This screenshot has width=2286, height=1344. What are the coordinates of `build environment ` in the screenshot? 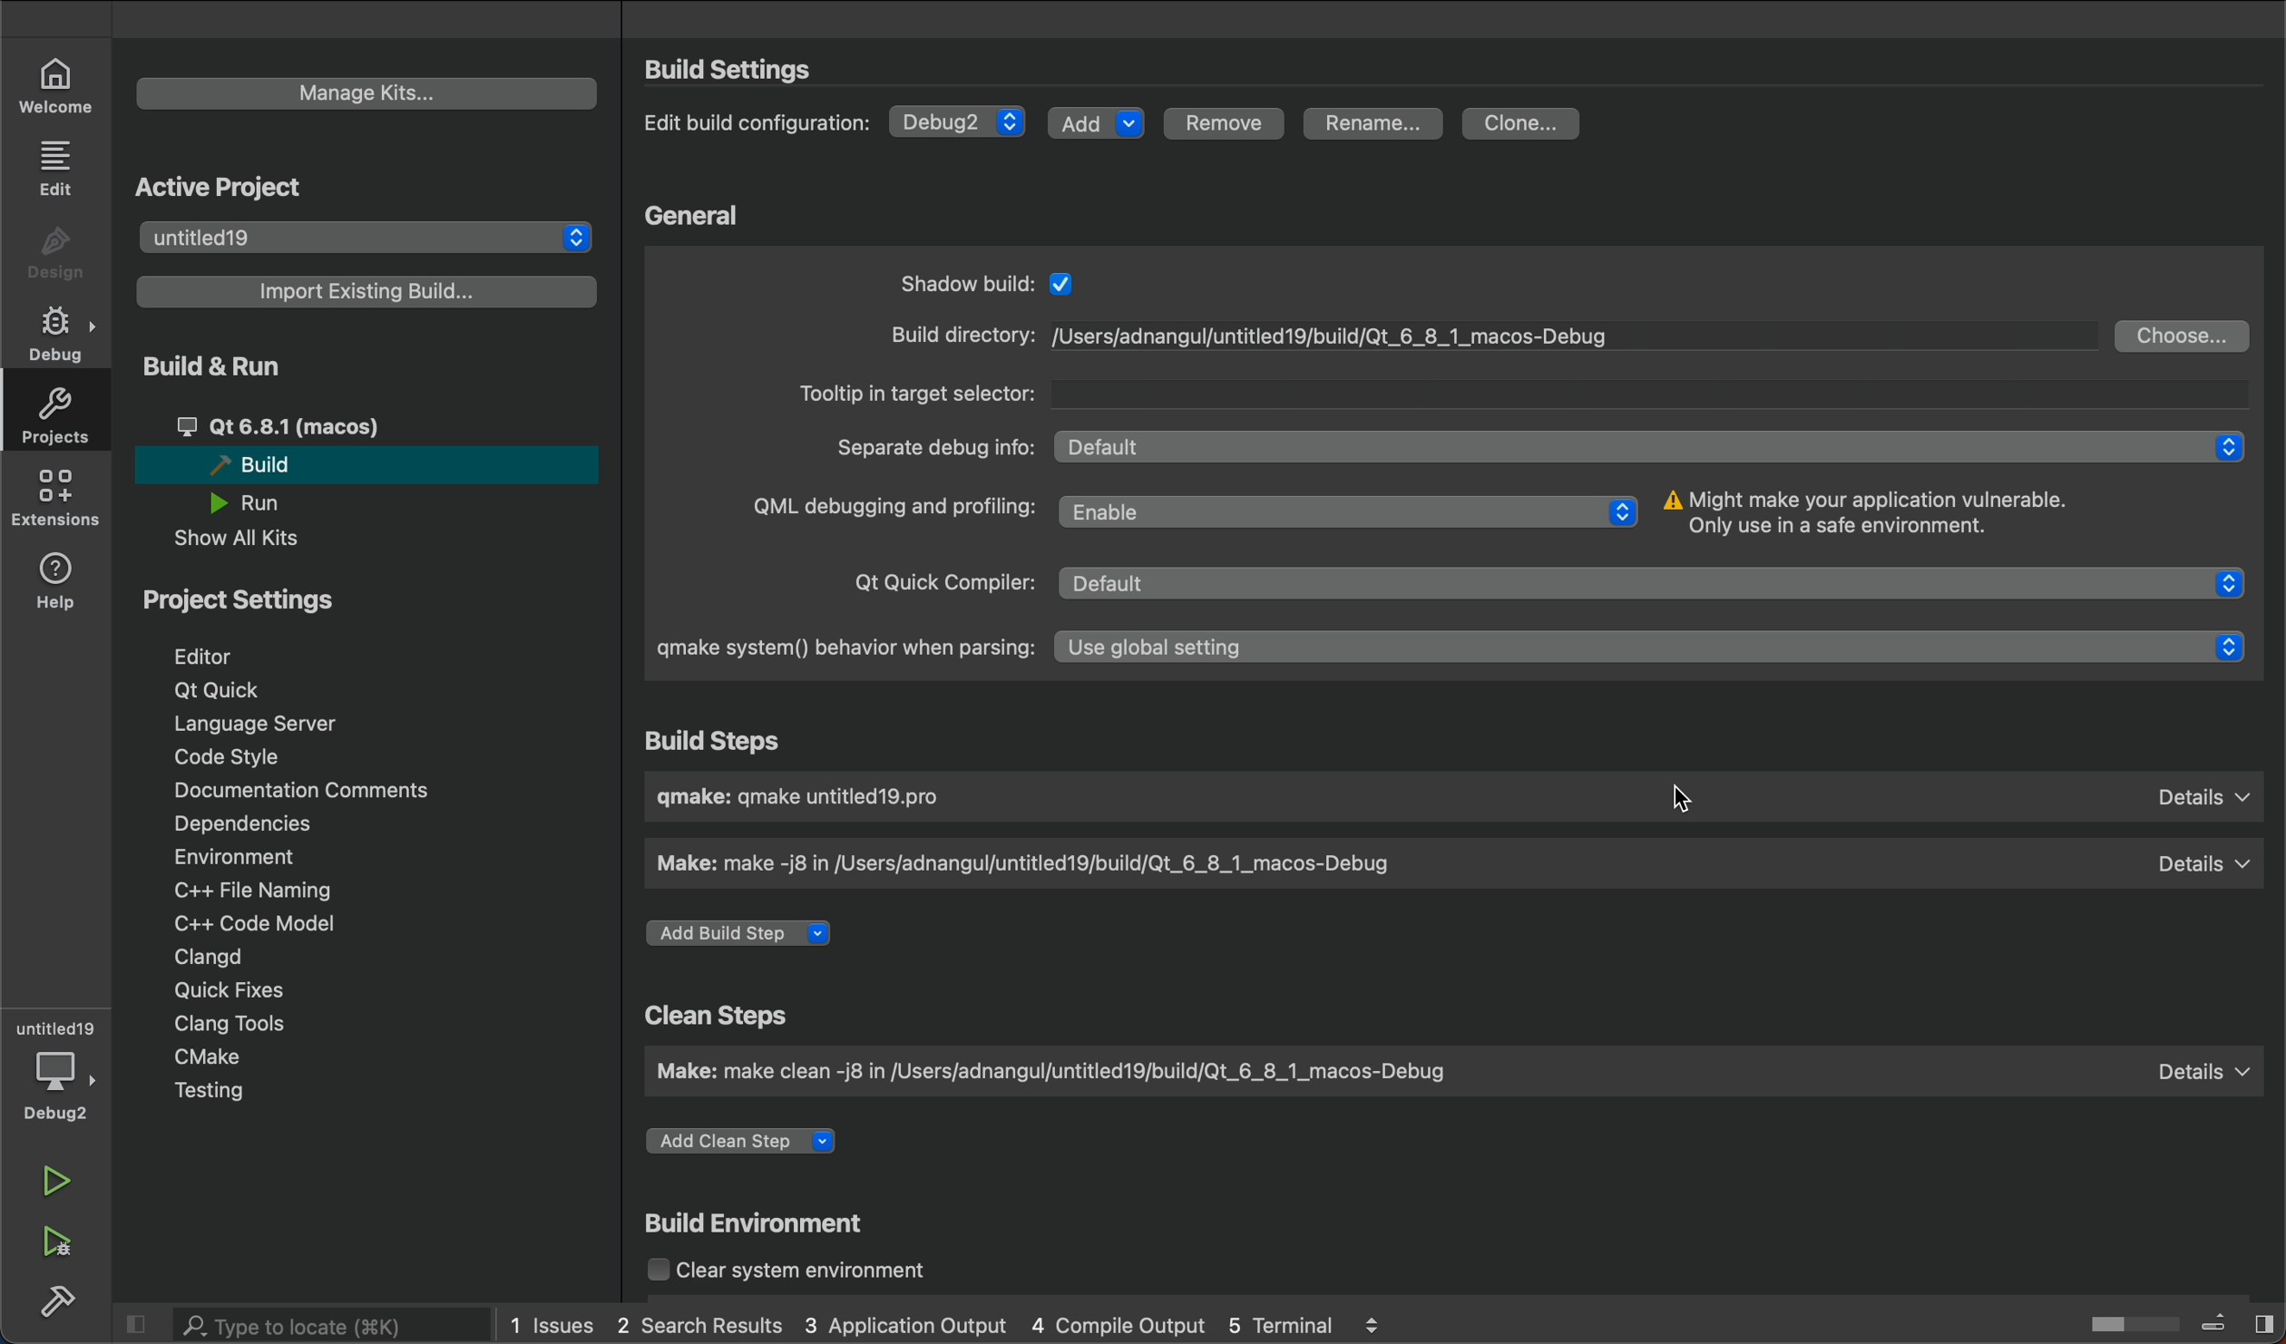 It's located at (764, 1226).